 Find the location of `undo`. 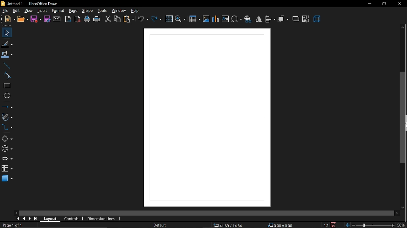

undo is located at coordinates (143, 19).